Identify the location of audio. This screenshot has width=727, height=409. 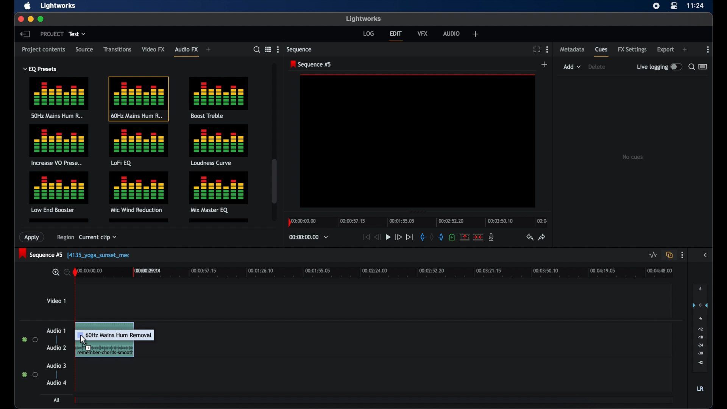
(452, 33).